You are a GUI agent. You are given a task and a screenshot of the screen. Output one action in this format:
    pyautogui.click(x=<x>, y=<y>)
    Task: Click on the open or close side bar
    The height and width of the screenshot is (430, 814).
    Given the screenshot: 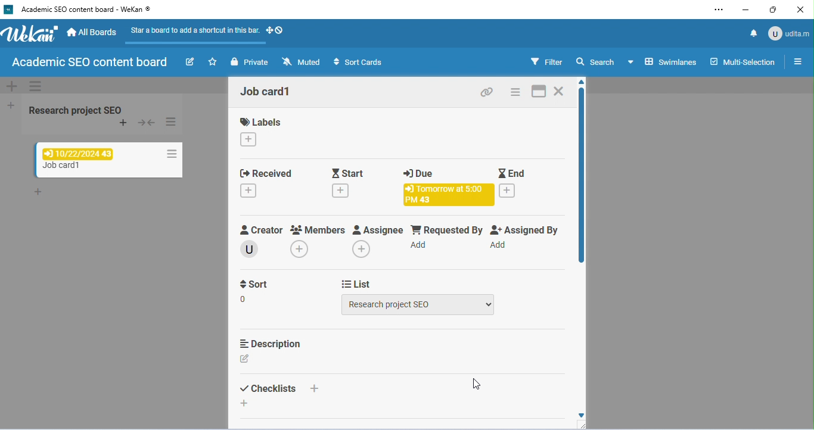 What is the action you would take?
    pyautogui.click(x=795, y=63)
    